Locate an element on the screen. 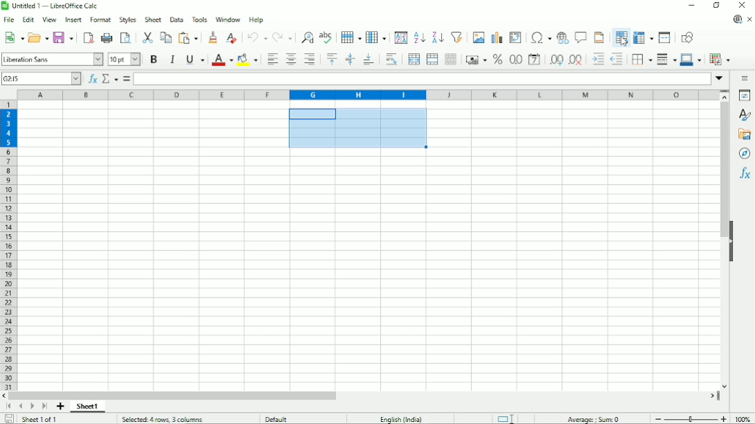 The height and width of the screenshot is (424, 755). Export directly as PDF is located at coordinates (88, 38).